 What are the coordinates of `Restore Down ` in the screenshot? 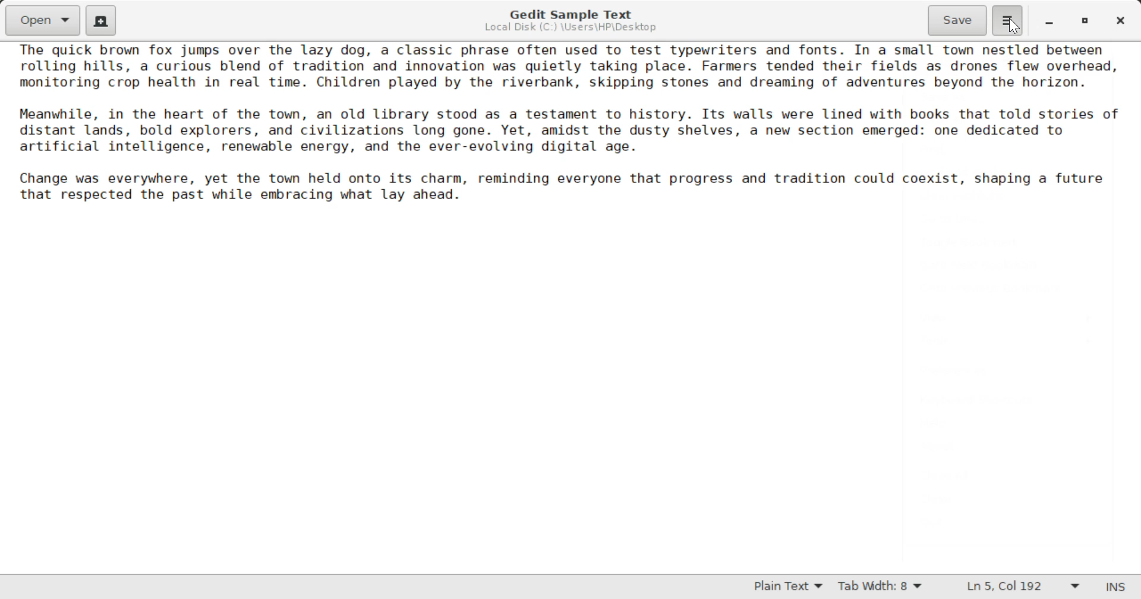 It's located at (1049, 21).